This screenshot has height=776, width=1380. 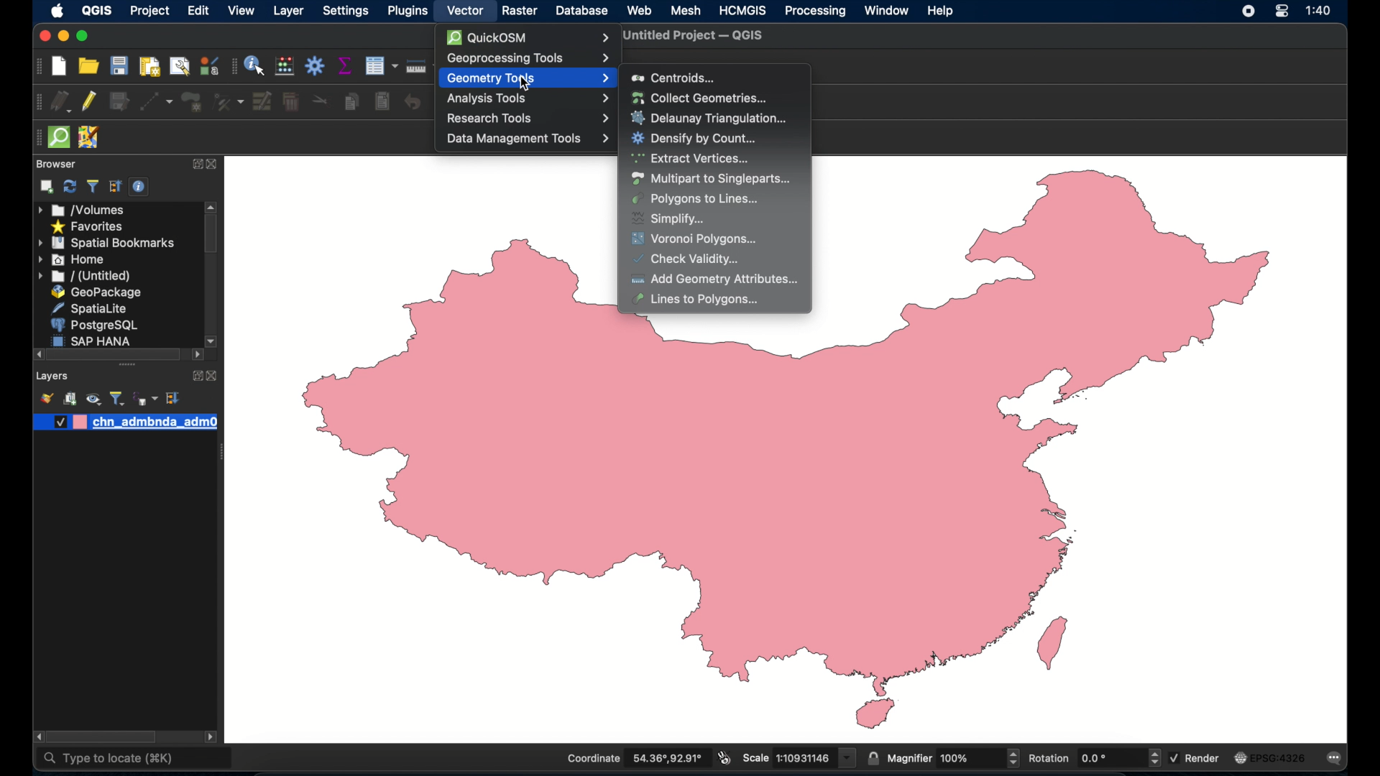 I want to click on scroll down arrow, so click(x=213, y=340).